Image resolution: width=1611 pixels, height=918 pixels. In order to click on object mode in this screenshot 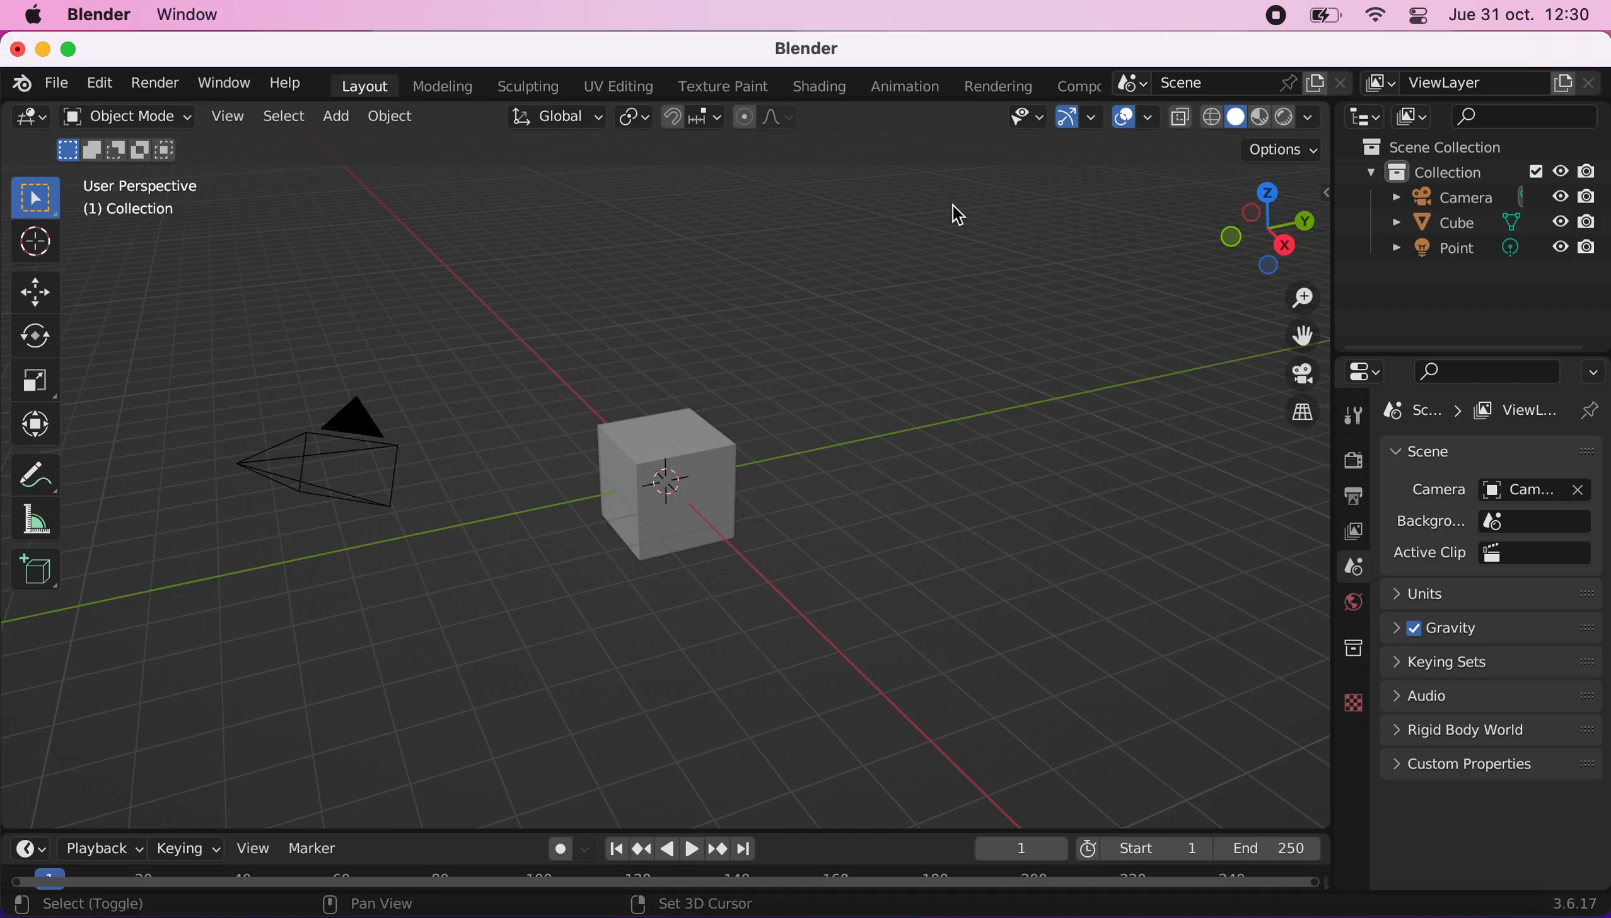, I will do `click(128, 136)`.